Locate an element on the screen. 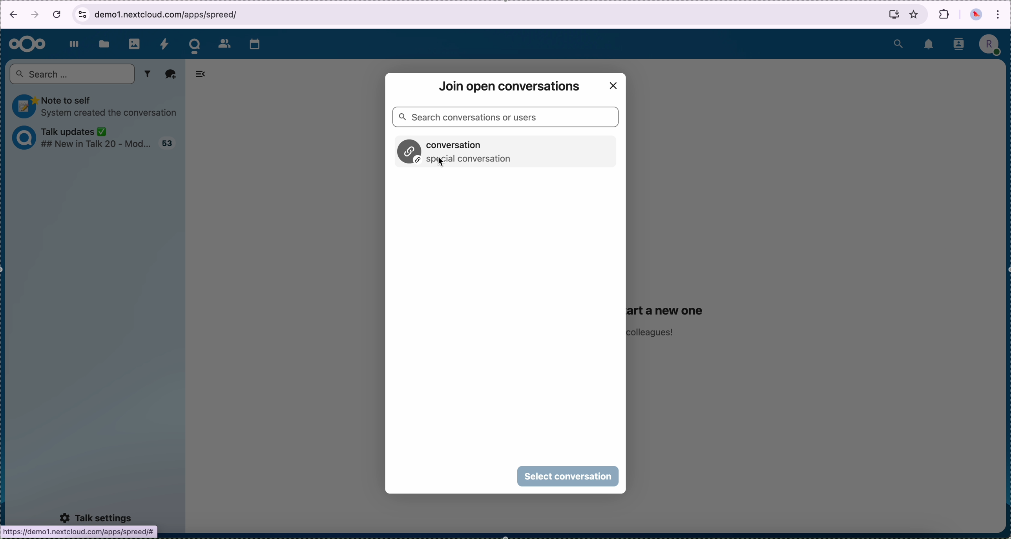  profile picture is located at coordinates (976, 15).